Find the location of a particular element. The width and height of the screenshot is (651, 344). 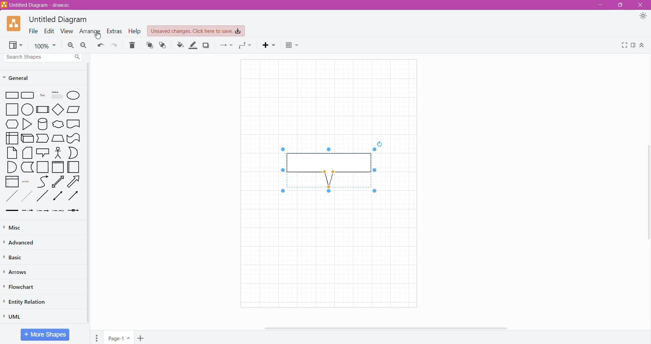

Arrange is located at coordinates (90, 31).